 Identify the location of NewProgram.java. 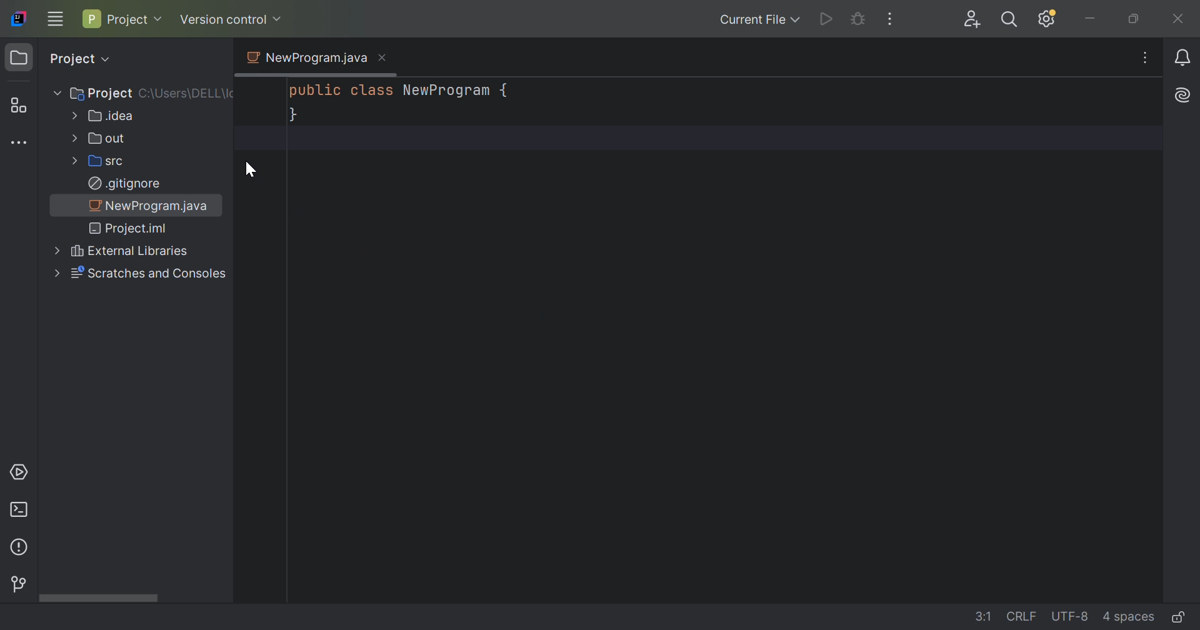
(152, 205).